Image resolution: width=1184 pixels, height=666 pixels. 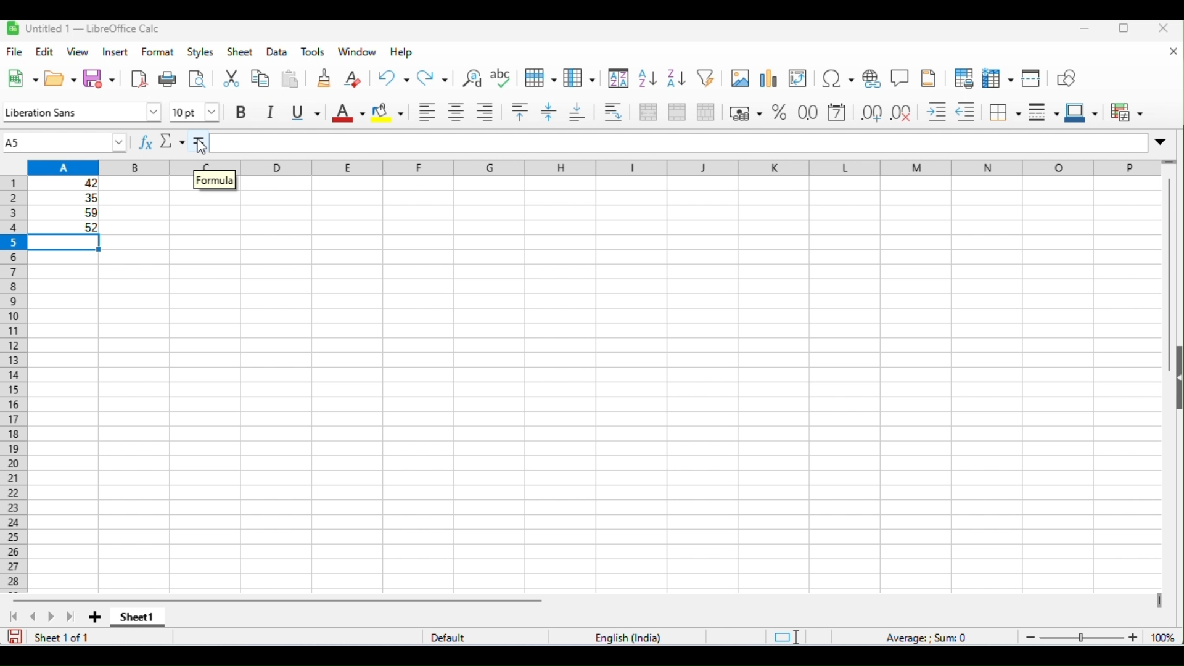 What do you see at coordinates (64, 637) in the screenshot?
I see `sheet 1 of 1` at bounding box center [64, 637].